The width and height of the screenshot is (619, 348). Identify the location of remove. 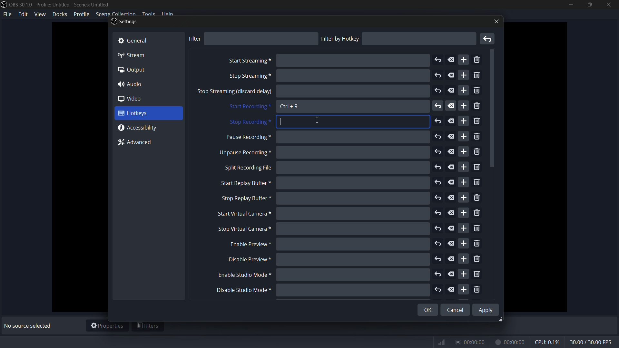
(477, 137).